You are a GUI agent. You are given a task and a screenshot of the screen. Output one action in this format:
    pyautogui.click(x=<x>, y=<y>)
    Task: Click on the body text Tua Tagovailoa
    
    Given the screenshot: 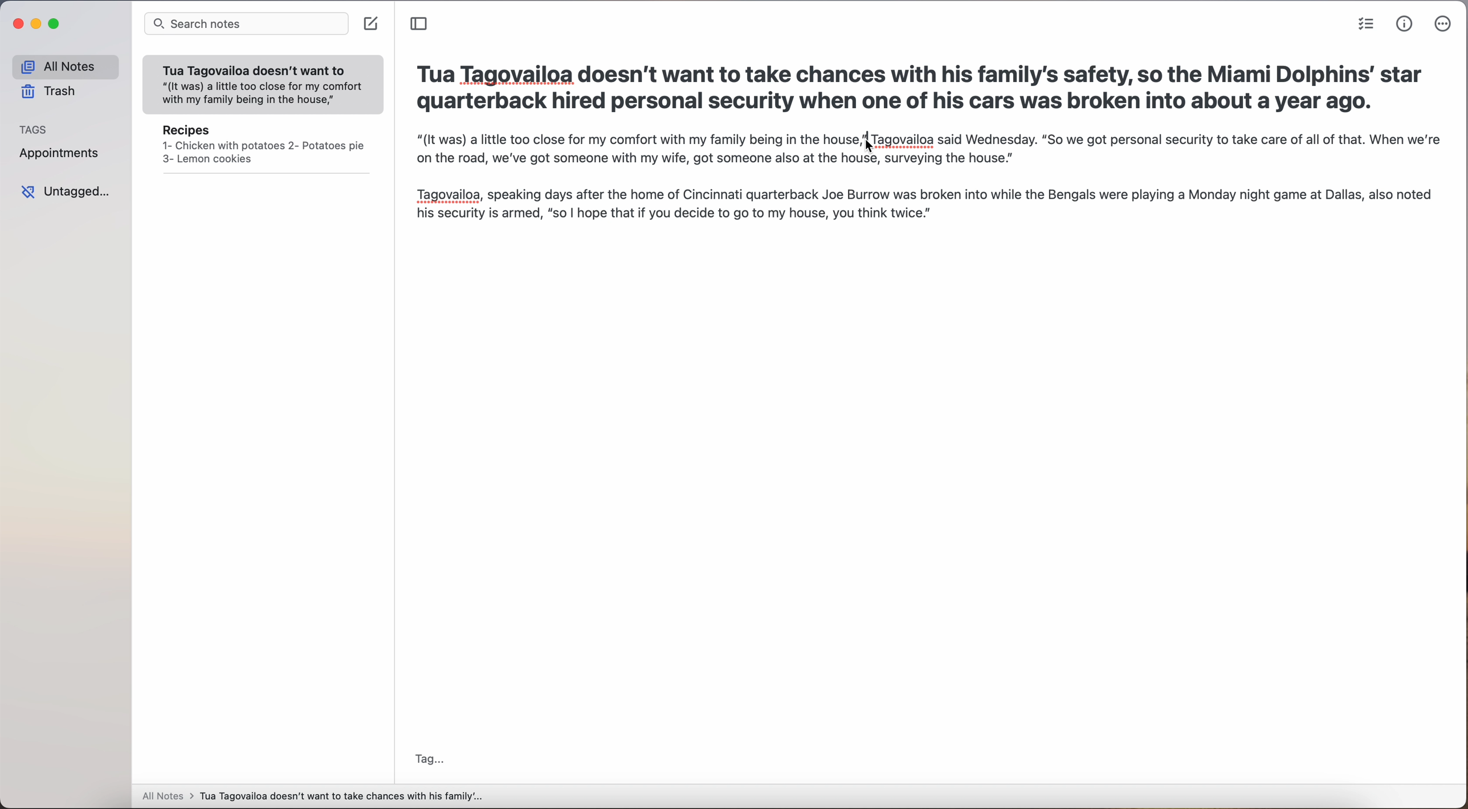 What is the action you would take?
    pyautogui.click(x=1165, y=139)
    